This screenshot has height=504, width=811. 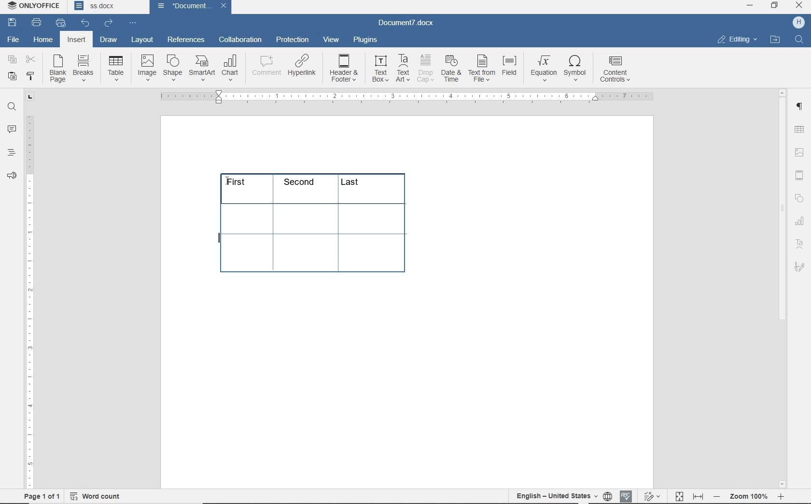 What do you see at coordinates (232, 69) in the screenshot?
I see `chart` at bounding box center [232, 69].